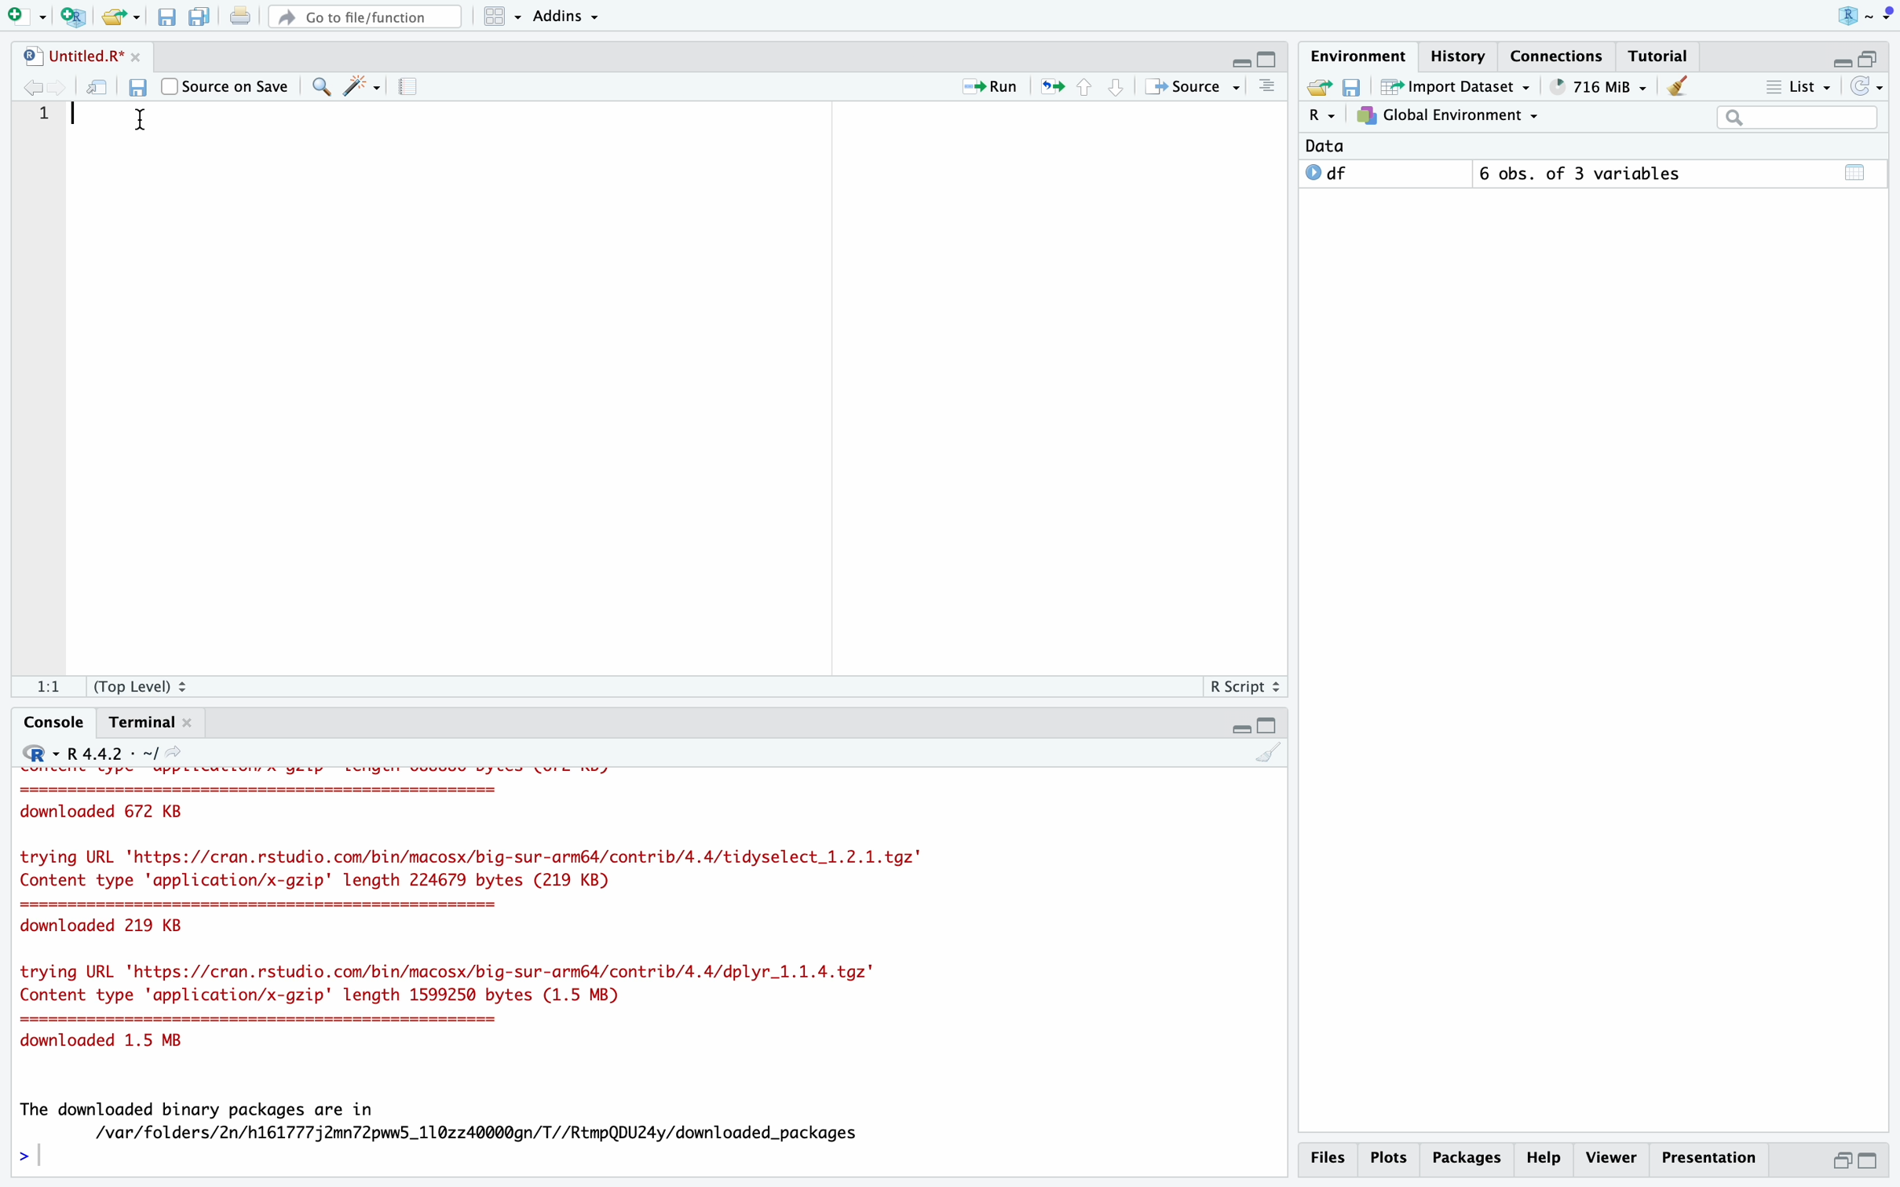 Image resolution: width=1900 pixels, height=1187 pixels. Describe the element at coordinates (987, 87) in the screenshot. I see `Run current line` at that location.